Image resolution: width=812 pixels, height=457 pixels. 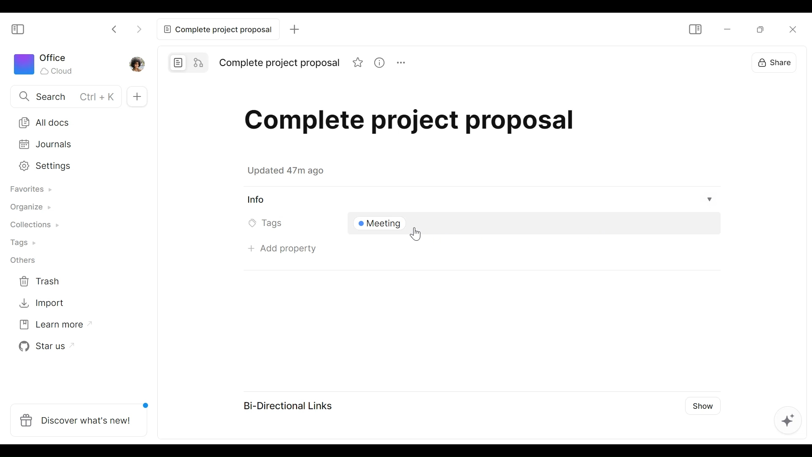 I want to click on Complete project proposal, so click(x=216, y=29).